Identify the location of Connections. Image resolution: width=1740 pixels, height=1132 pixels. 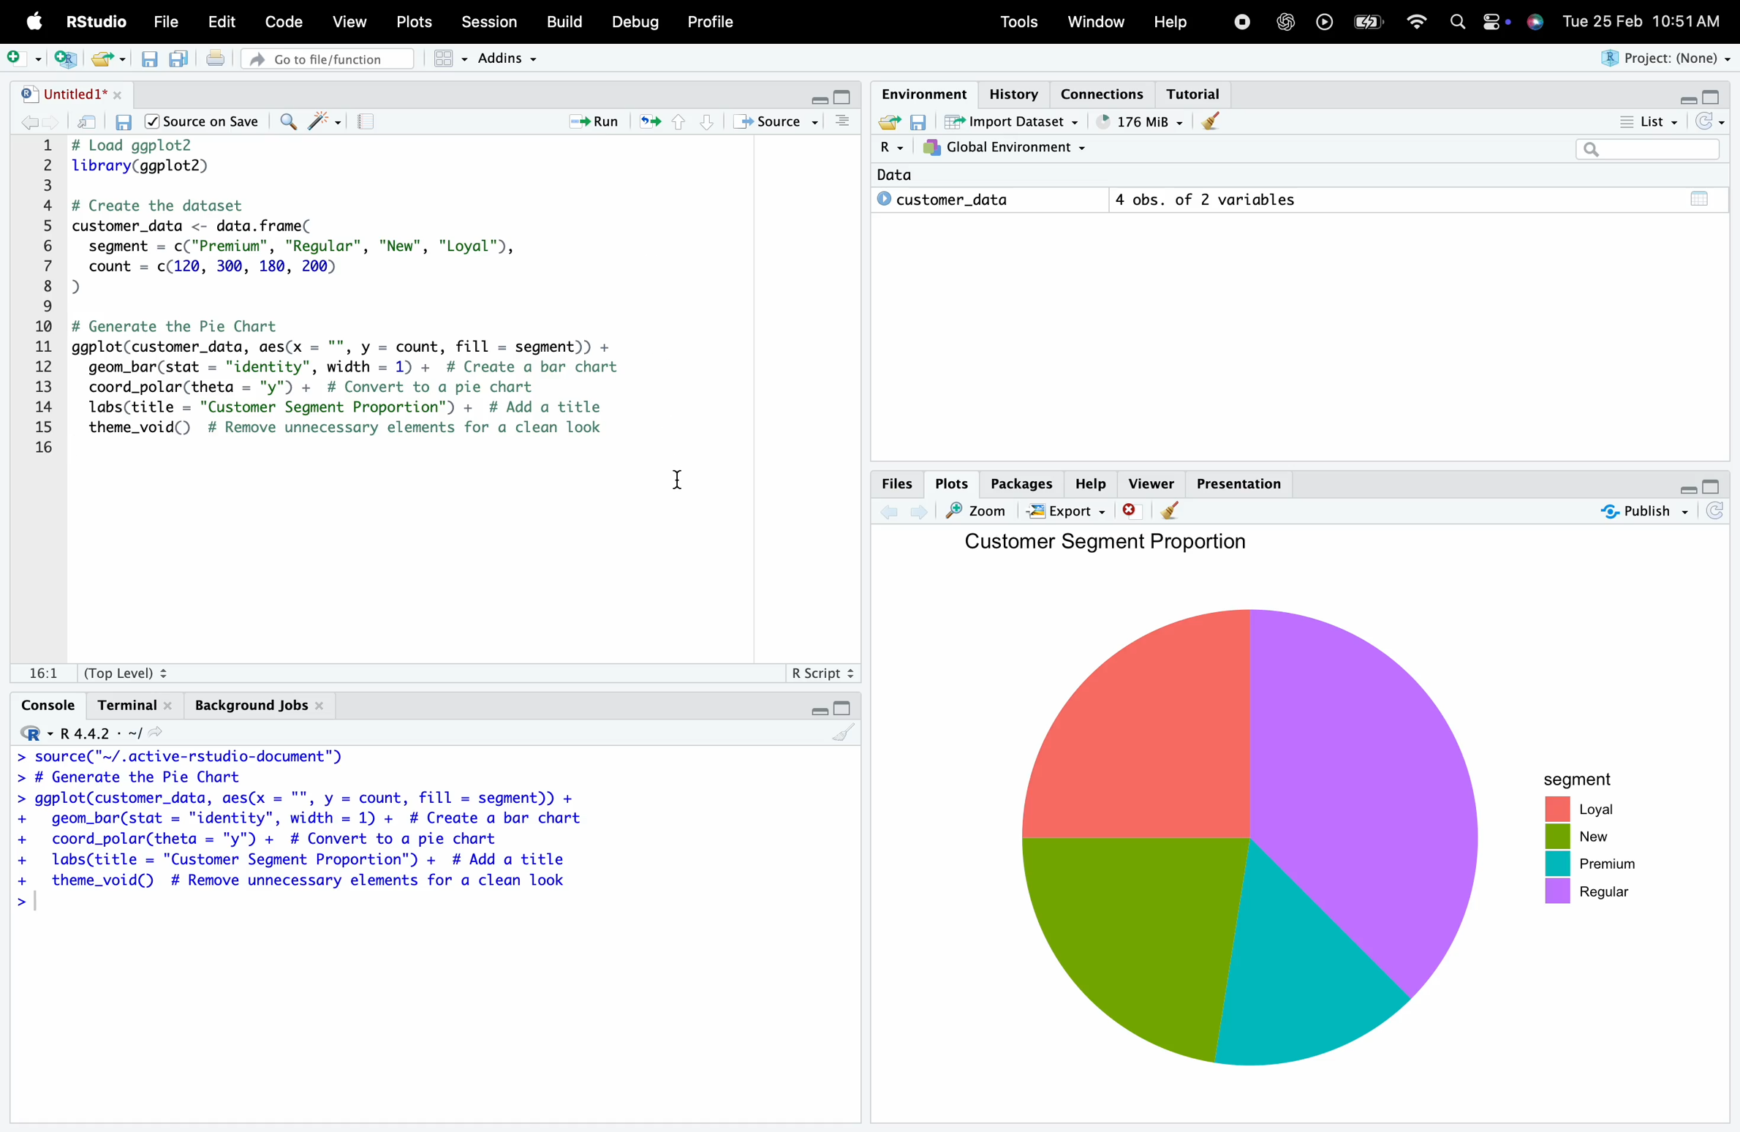
(1105, 92).